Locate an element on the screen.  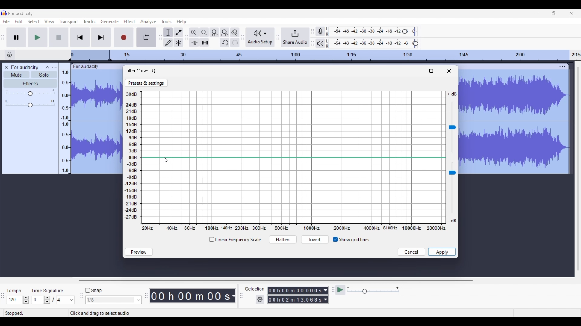
Zoom out is located at coordinates (204, 32).